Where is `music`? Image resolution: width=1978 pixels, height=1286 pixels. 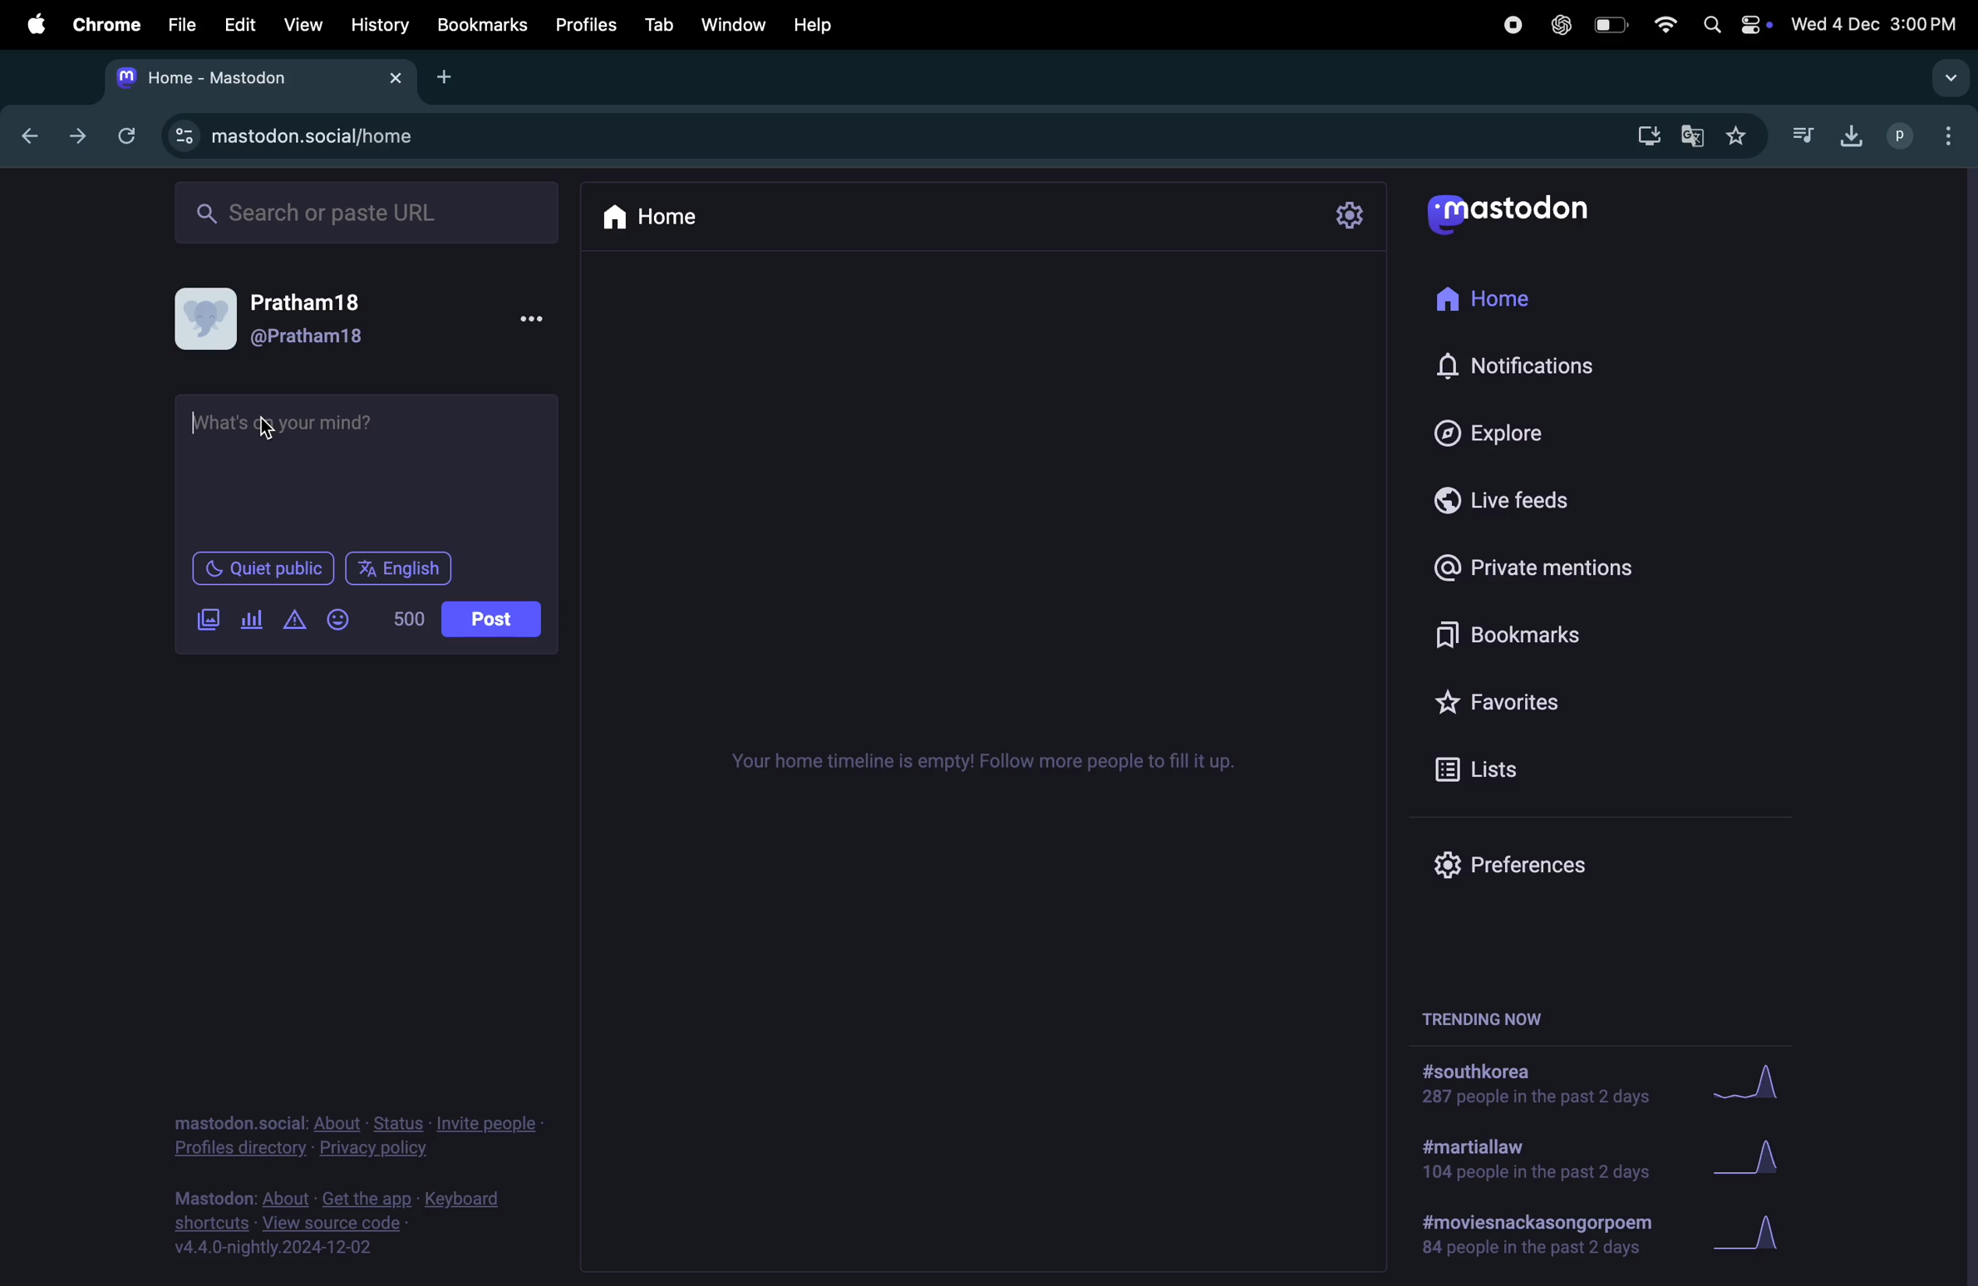 music is located at coordinates (1800, 130).